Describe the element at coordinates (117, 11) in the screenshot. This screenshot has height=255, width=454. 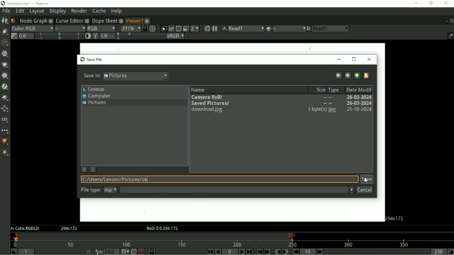
I see `Help` at that location.